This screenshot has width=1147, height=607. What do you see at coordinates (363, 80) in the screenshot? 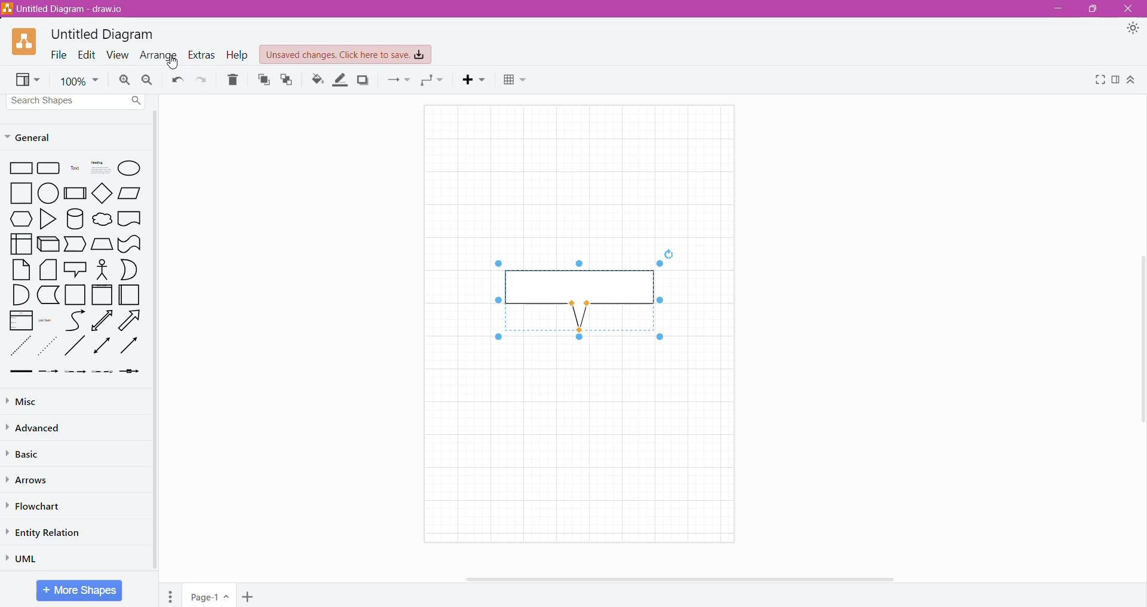
I see `Shadow` at bounding box center [363, 80].